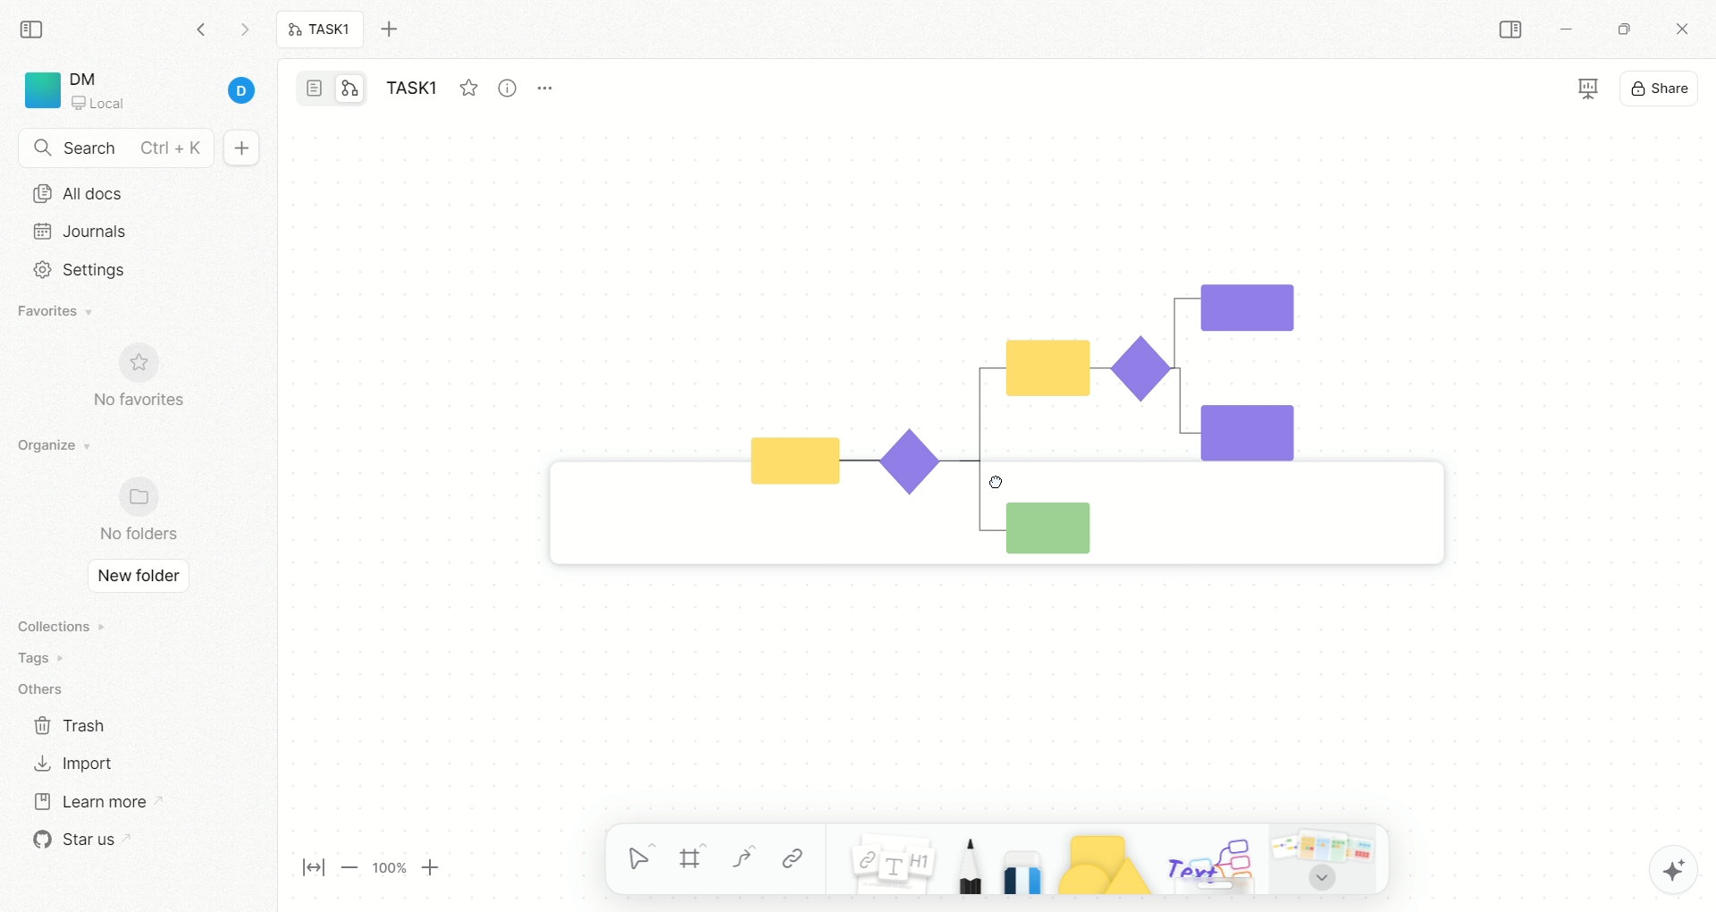 Image resolution: width=1716 pixels, height=912 pixels. Describe the element at coordinates (116, 149) in the screenshot. I see `search` at that location.